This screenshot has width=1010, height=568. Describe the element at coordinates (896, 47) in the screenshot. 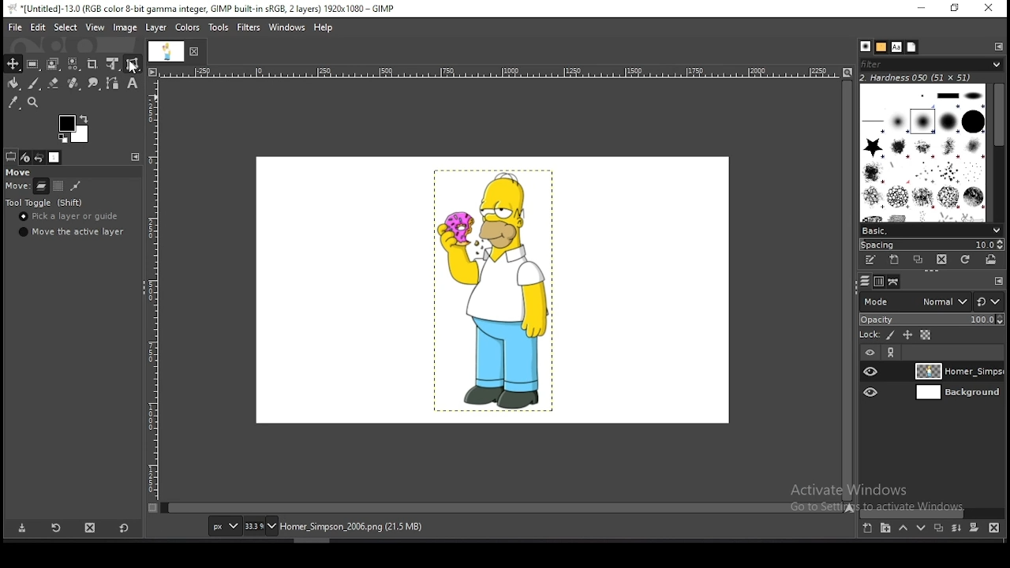

I see `fonts` at that location.